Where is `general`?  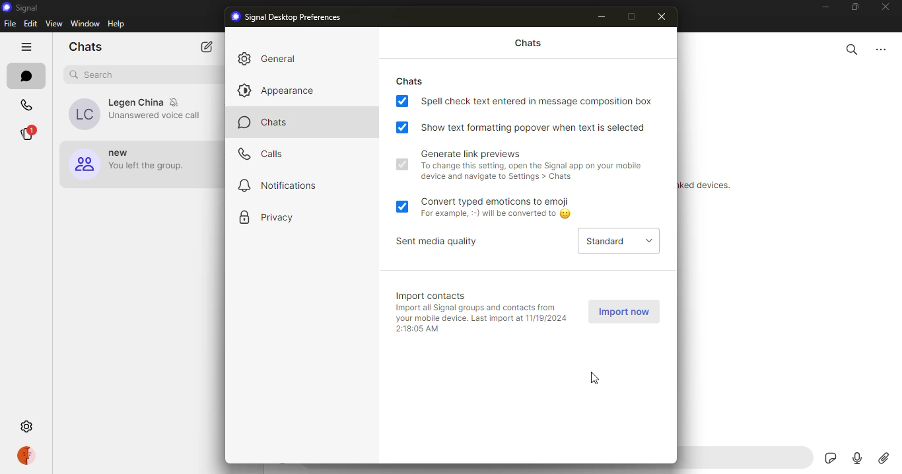 general is located at coordinates (283, 58).